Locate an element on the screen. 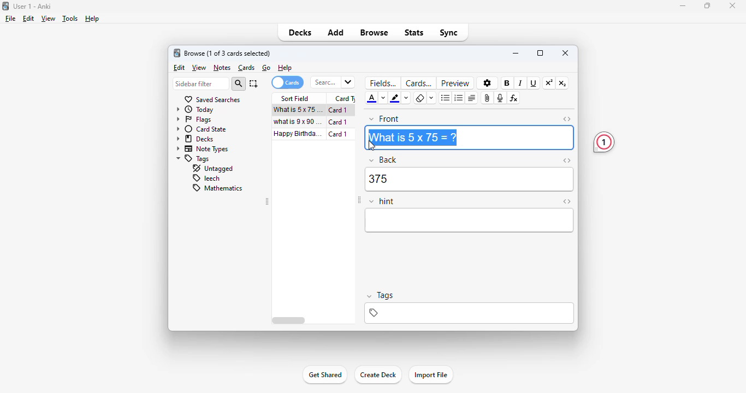 The width and height of the screenshot is (746, 393). card 1 is located at coordinates (339, 122).